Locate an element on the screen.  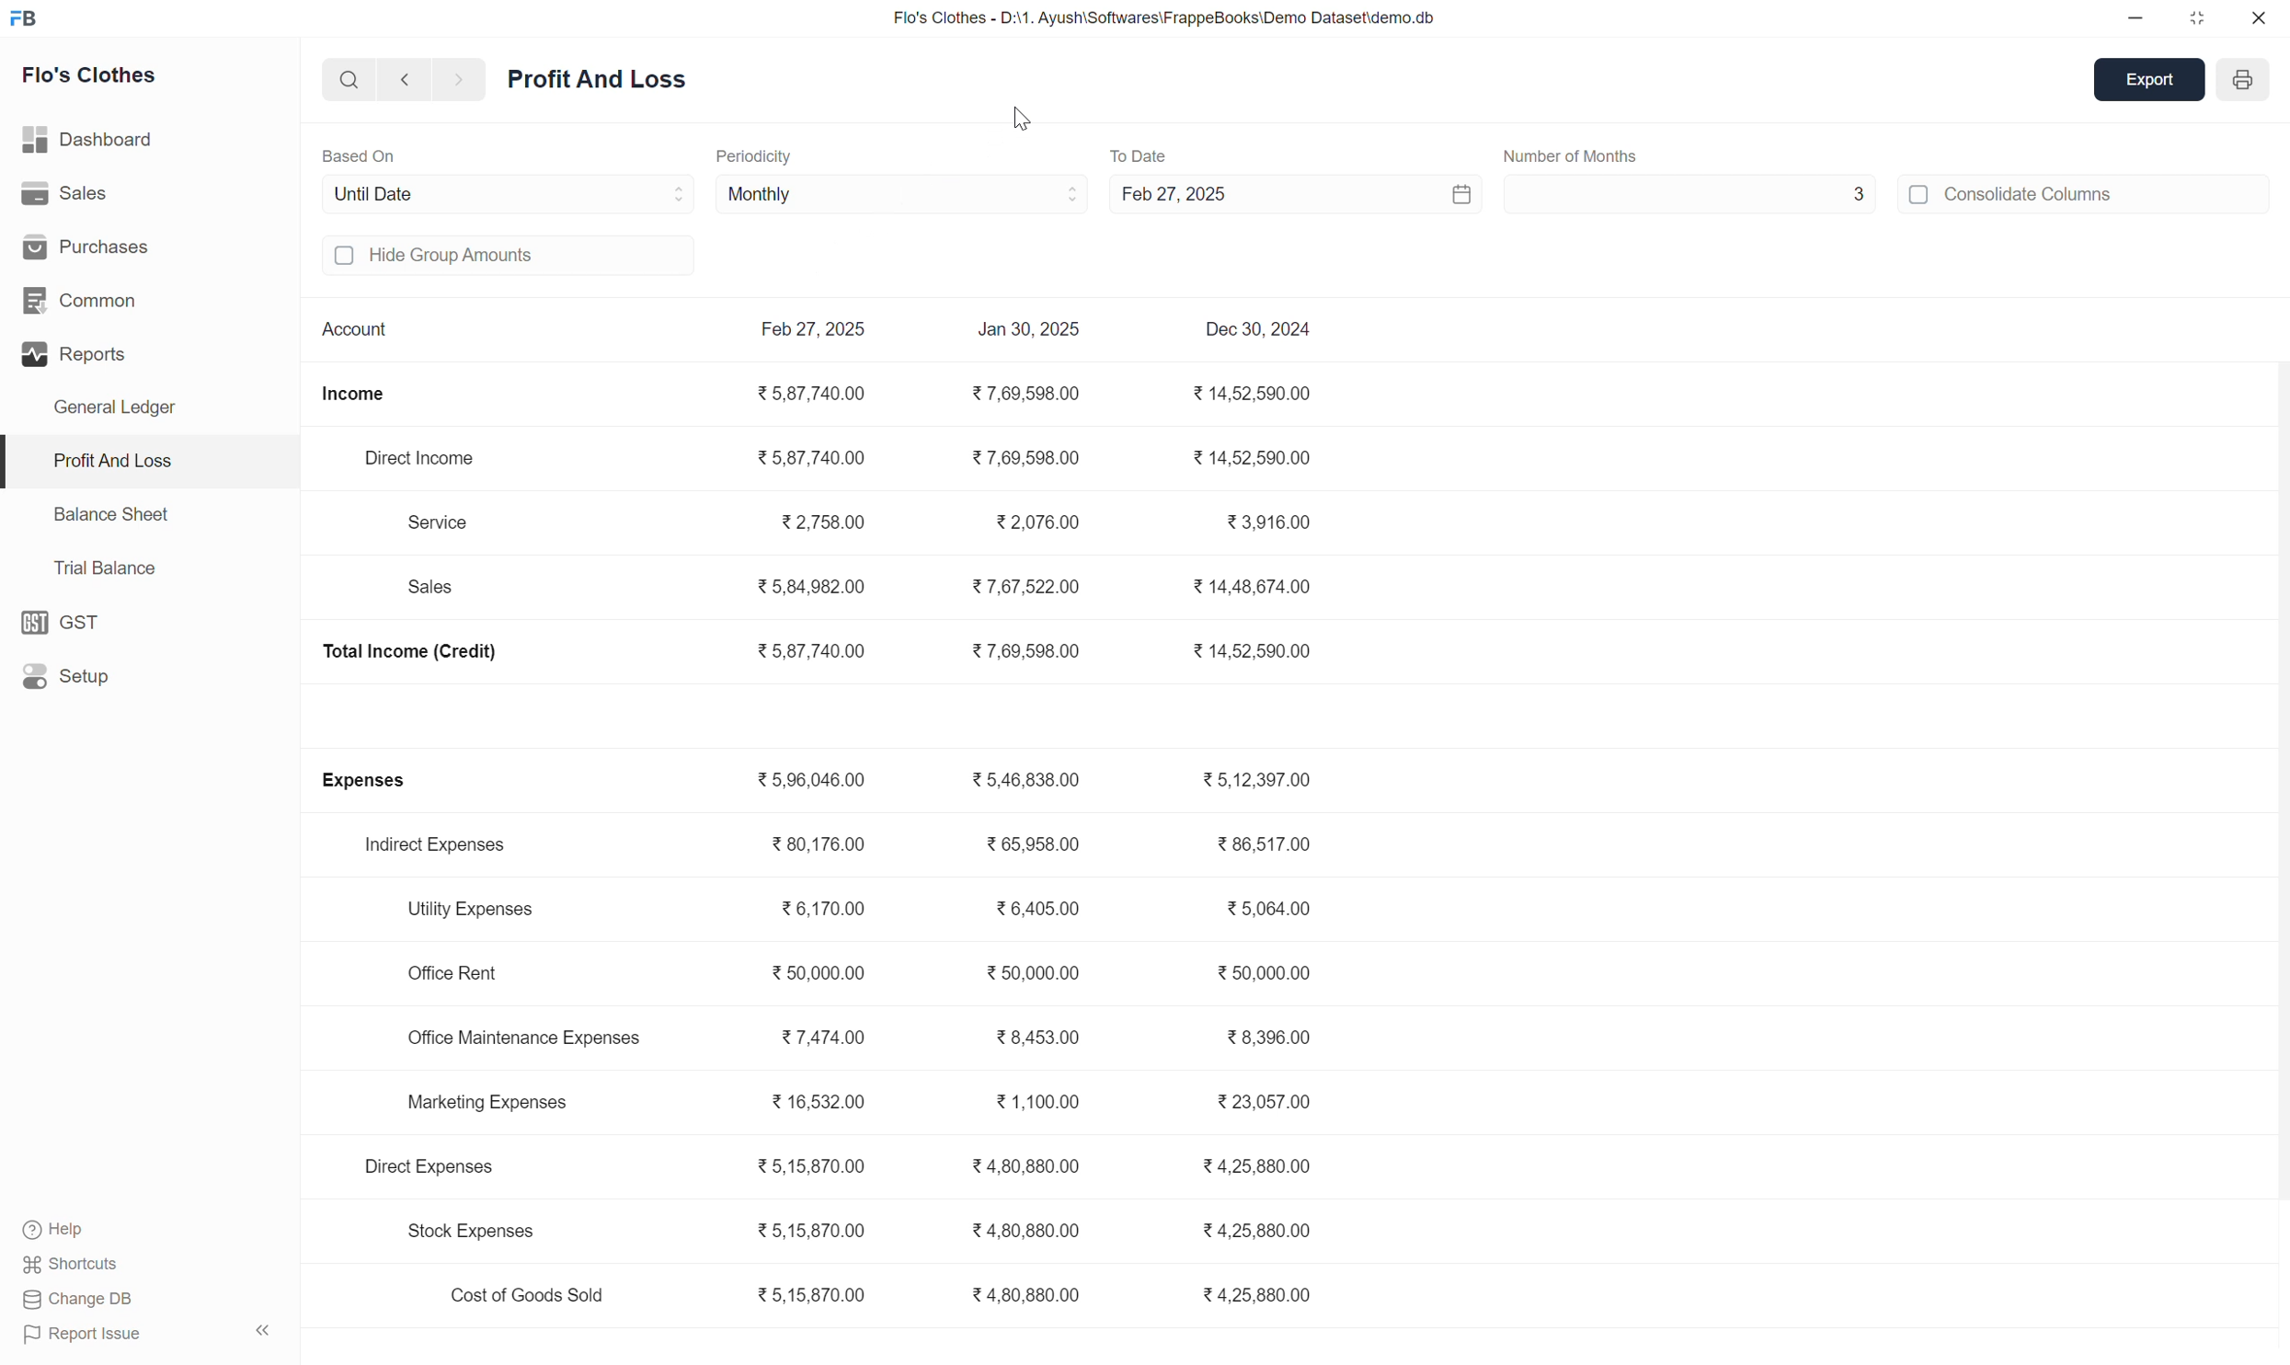
Utility Expenses is located at coordinates (473, 911).